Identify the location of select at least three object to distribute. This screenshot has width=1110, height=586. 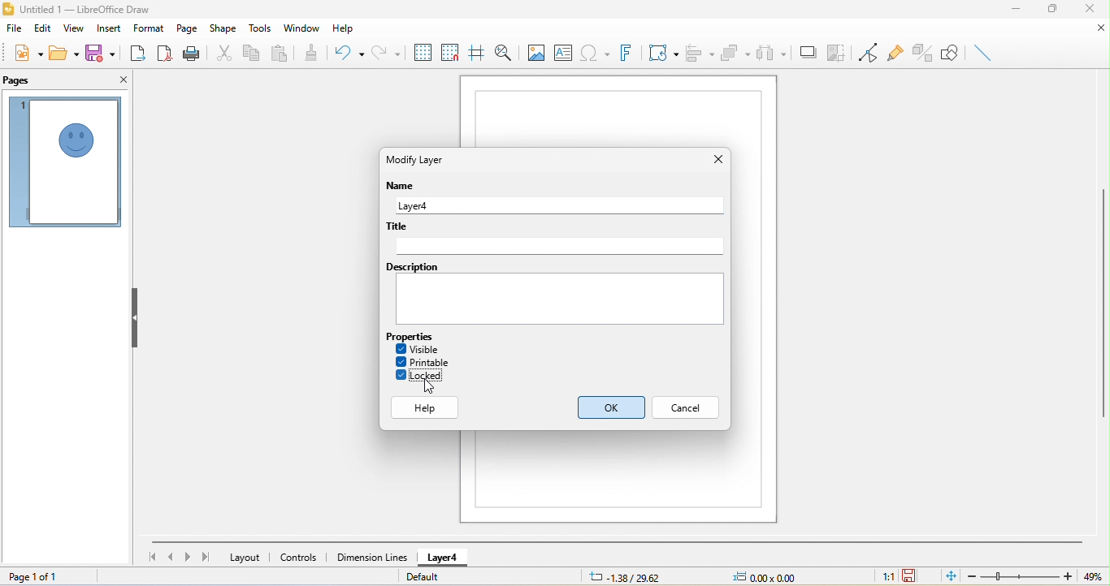
(771, 54).